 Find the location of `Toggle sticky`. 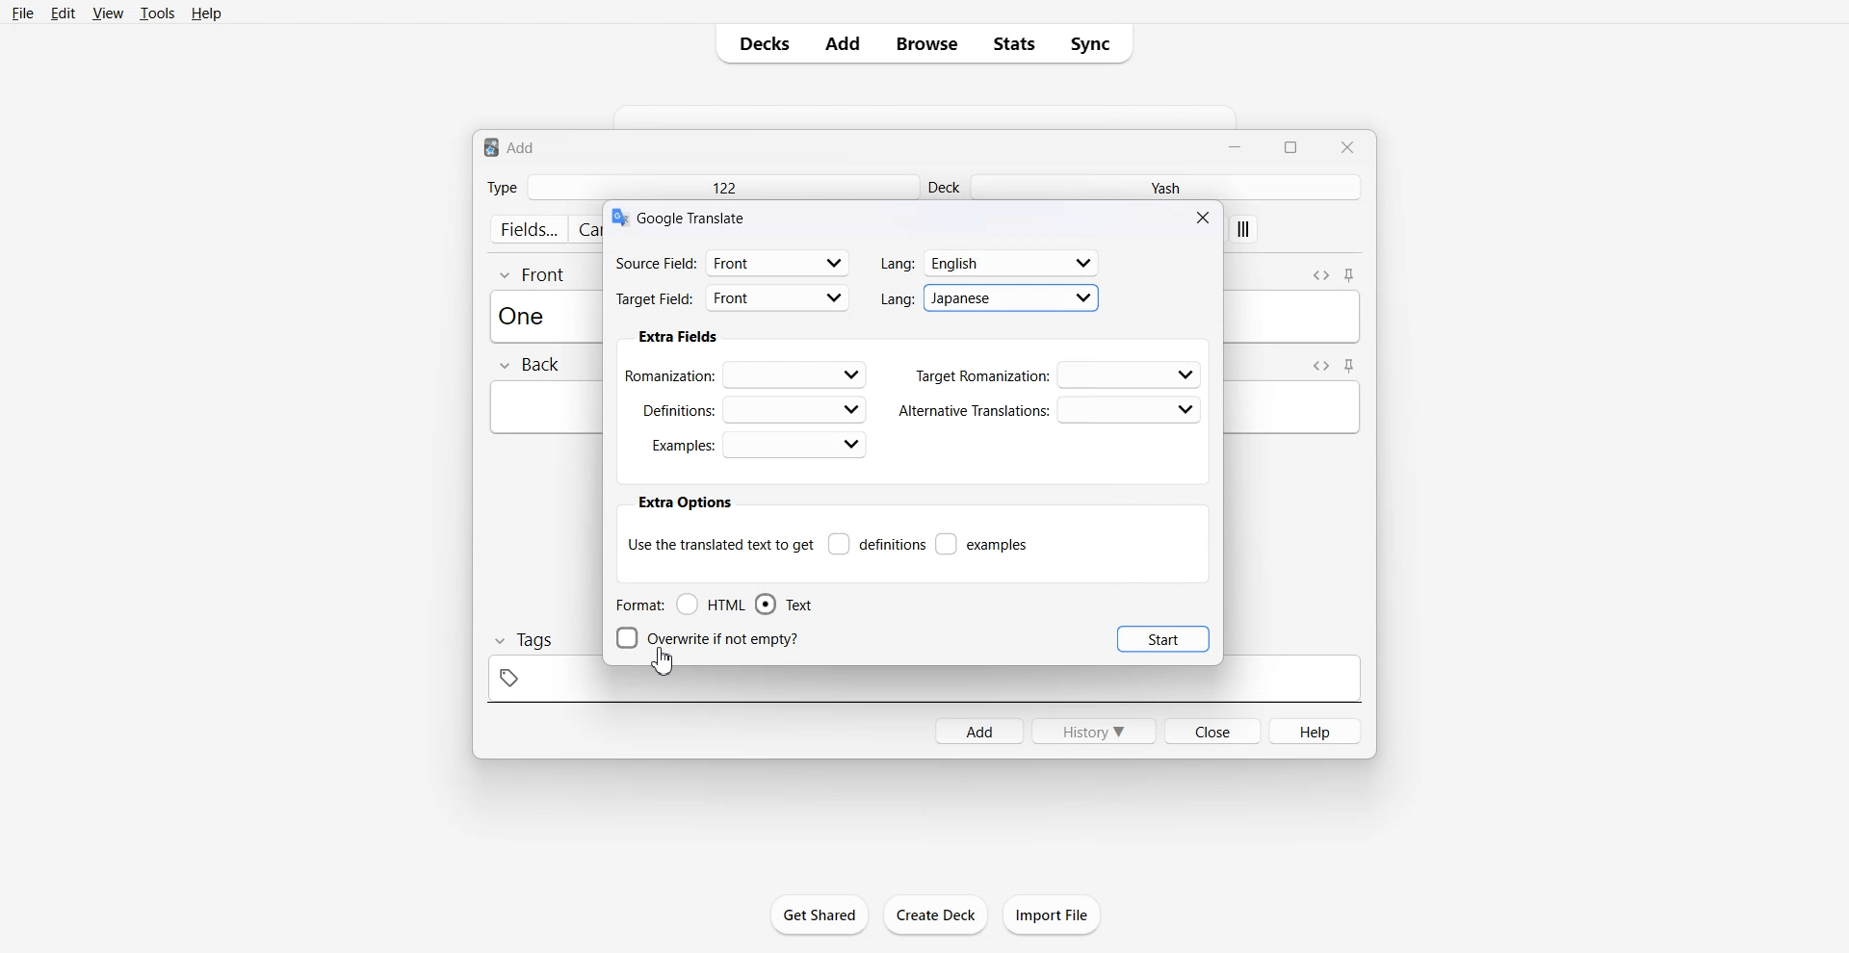

Toggle sticky is located at coordinates (1351, 276).